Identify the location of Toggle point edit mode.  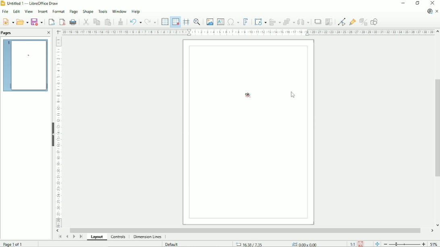
(342, 22).